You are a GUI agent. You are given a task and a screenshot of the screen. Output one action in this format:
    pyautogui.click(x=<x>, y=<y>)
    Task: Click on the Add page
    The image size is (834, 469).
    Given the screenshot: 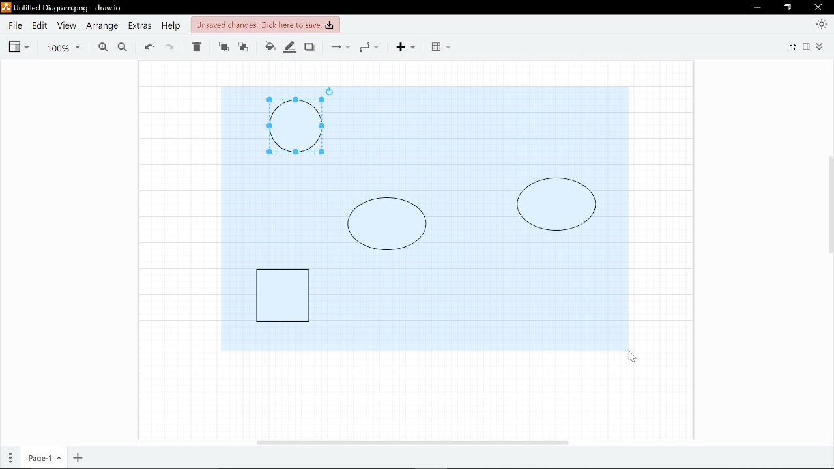 What is the action you would take?
    pyautogui.click(x=79, y=458)
    